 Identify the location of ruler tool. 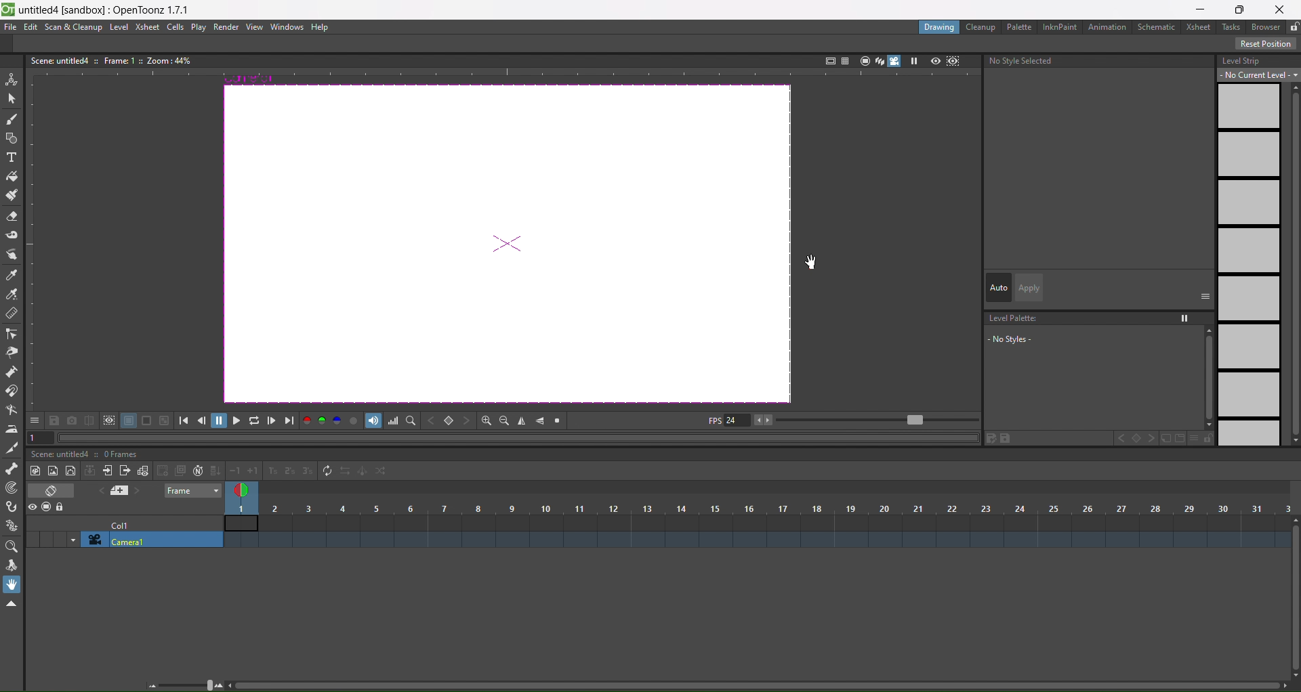
(10, 313).